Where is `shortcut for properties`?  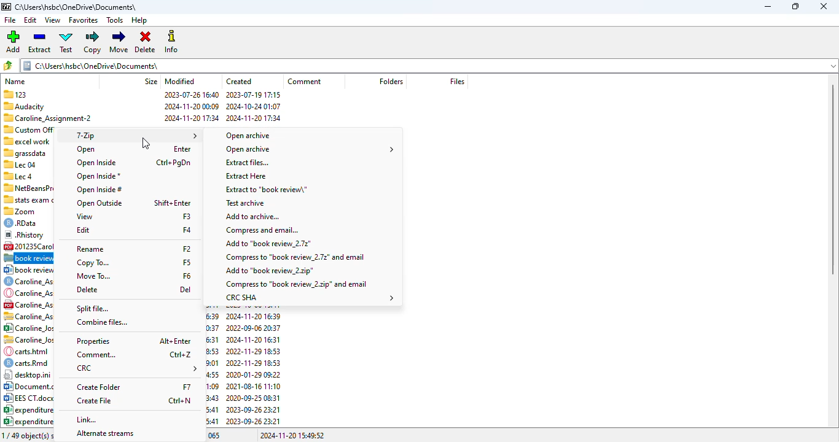 shortcut for properties is located at coordinates (175, 341).